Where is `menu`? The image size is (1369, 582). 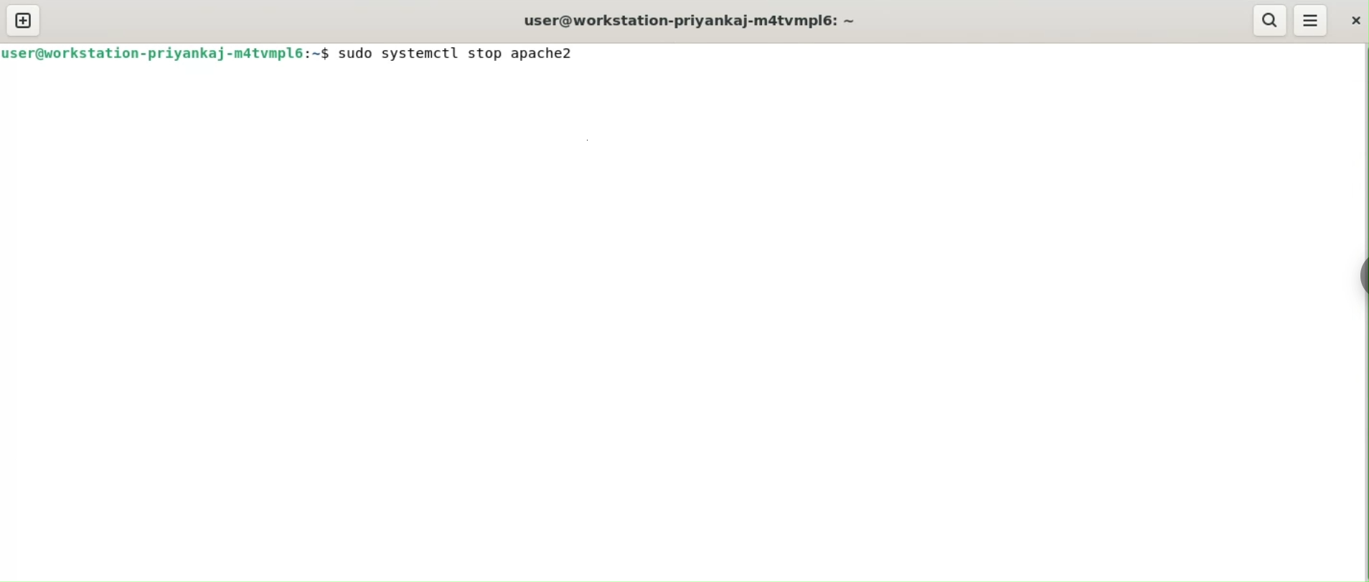
menu is located at coordinates (1312, 22).